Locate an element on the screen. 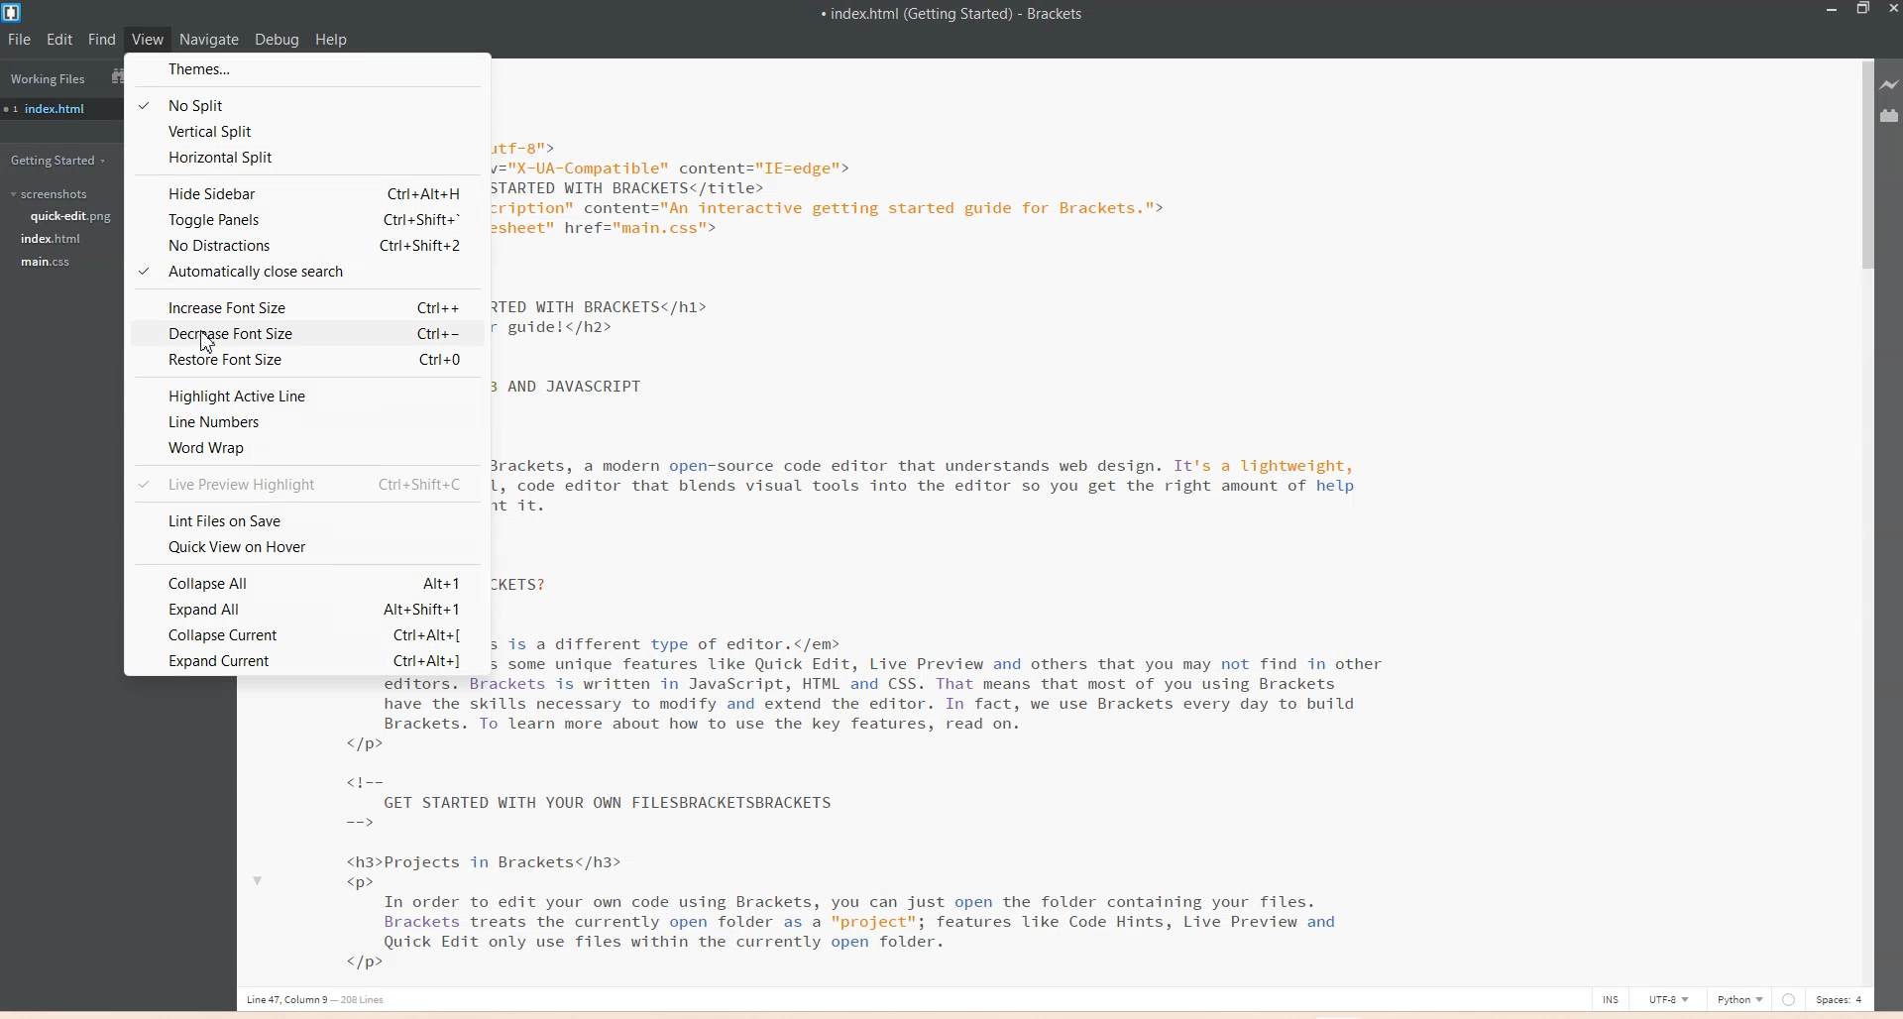  No Split is located at coordinates (307, 104).